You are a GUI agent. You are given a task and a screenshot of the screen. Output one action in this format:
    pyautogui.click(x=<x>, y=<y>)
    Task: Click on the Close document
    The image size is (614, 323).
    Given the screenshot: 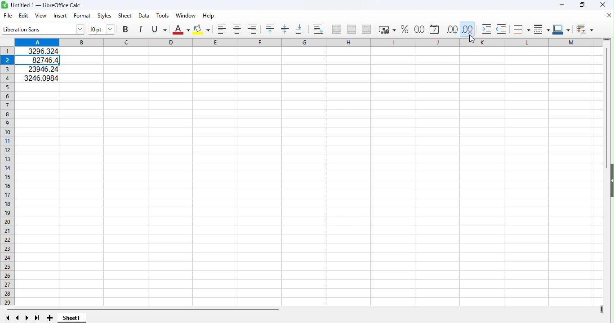 What is the action you would take?
    pyautogui.click(x=609, y=16)
    